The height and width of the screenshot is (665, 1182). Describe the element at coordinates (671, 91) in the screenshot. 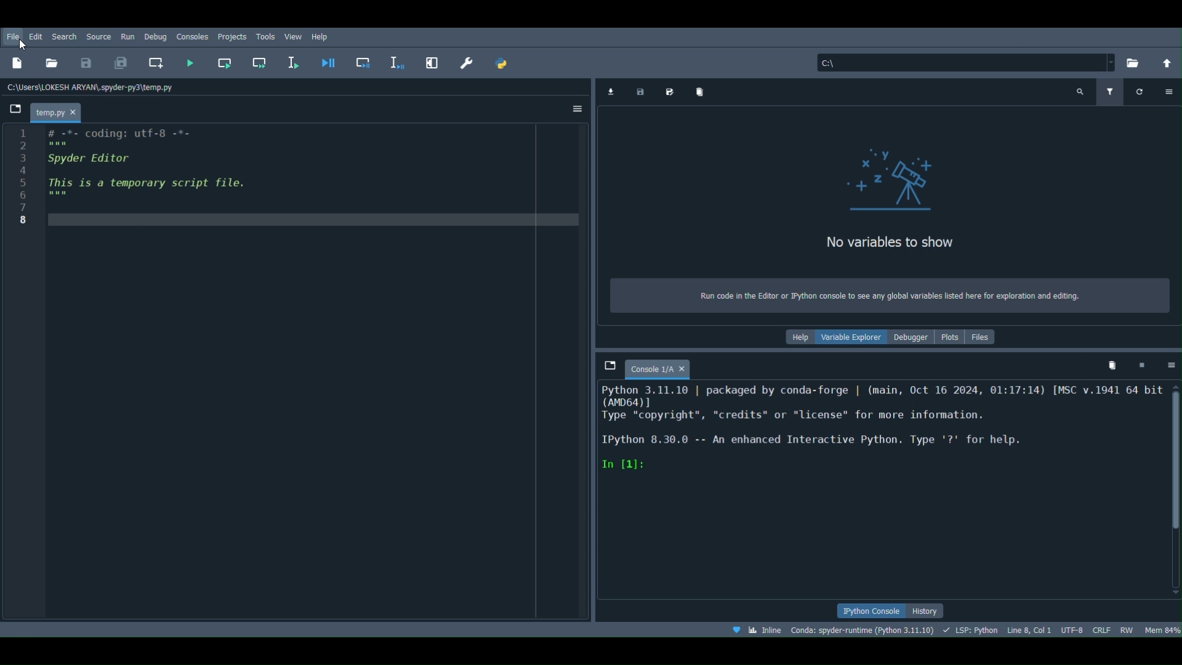

I see `Save data as` at that location.